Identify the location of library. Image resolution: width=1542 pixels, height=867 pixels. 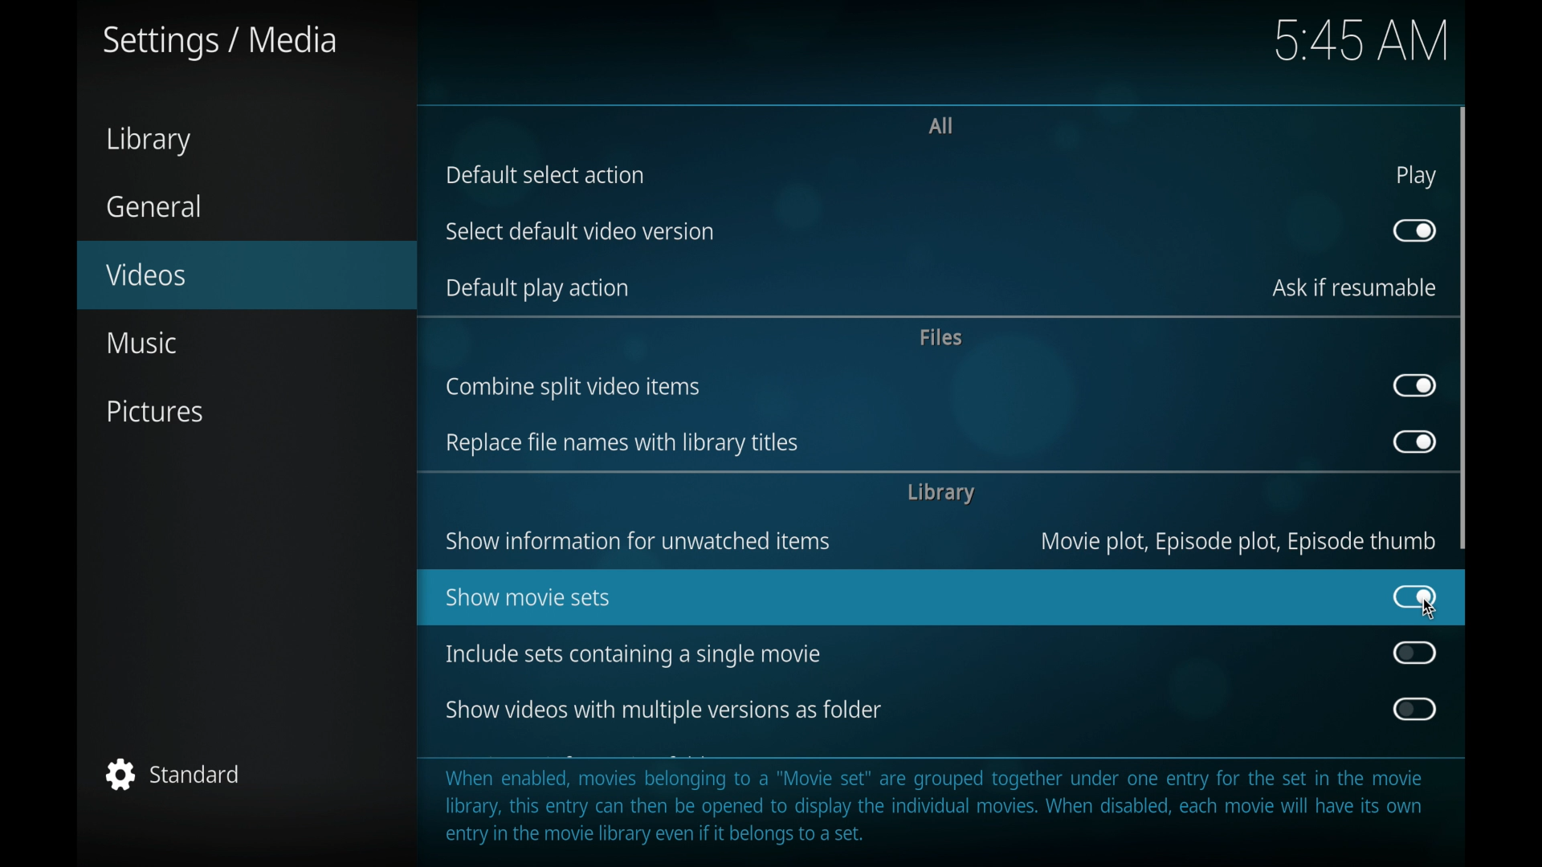
(940, 493).